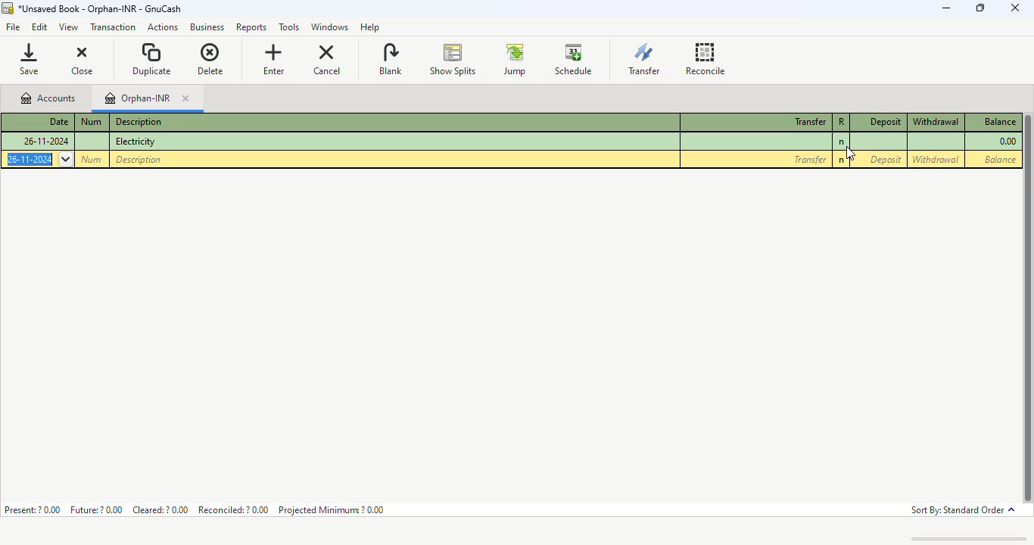  I want to click on delete, so click(210, 59).